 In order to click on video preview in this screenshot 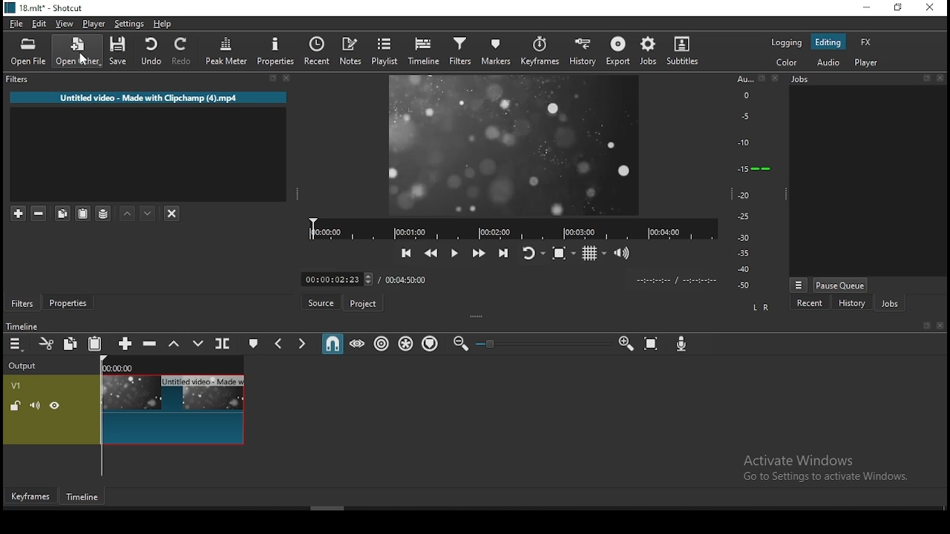, I will do `click(520, 147)`.